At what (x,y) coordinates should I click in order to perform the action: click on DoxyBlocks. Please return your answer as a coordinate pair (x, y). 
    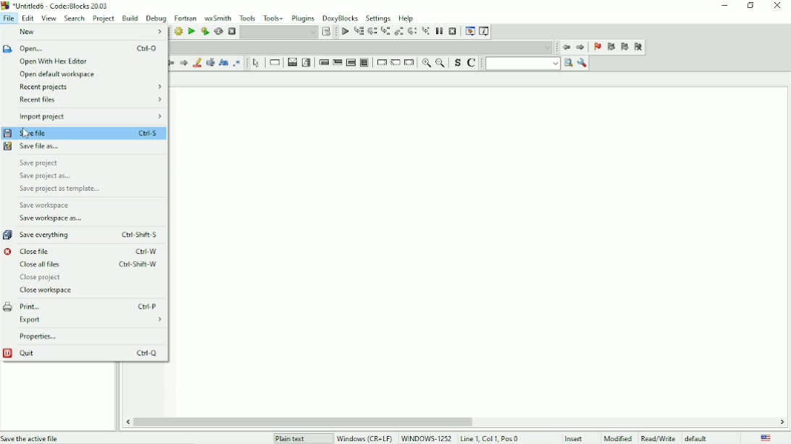
    Looking at the image, I should click on (341, 18).